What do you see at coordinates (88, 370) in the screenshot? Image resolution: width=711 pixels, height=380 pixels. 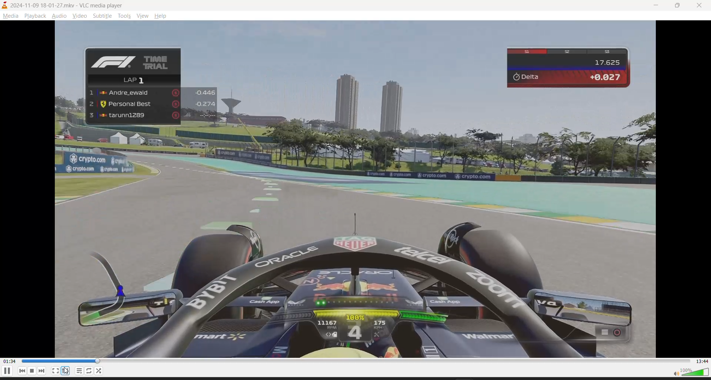 I see `loop` at bounding box center [88, 370].